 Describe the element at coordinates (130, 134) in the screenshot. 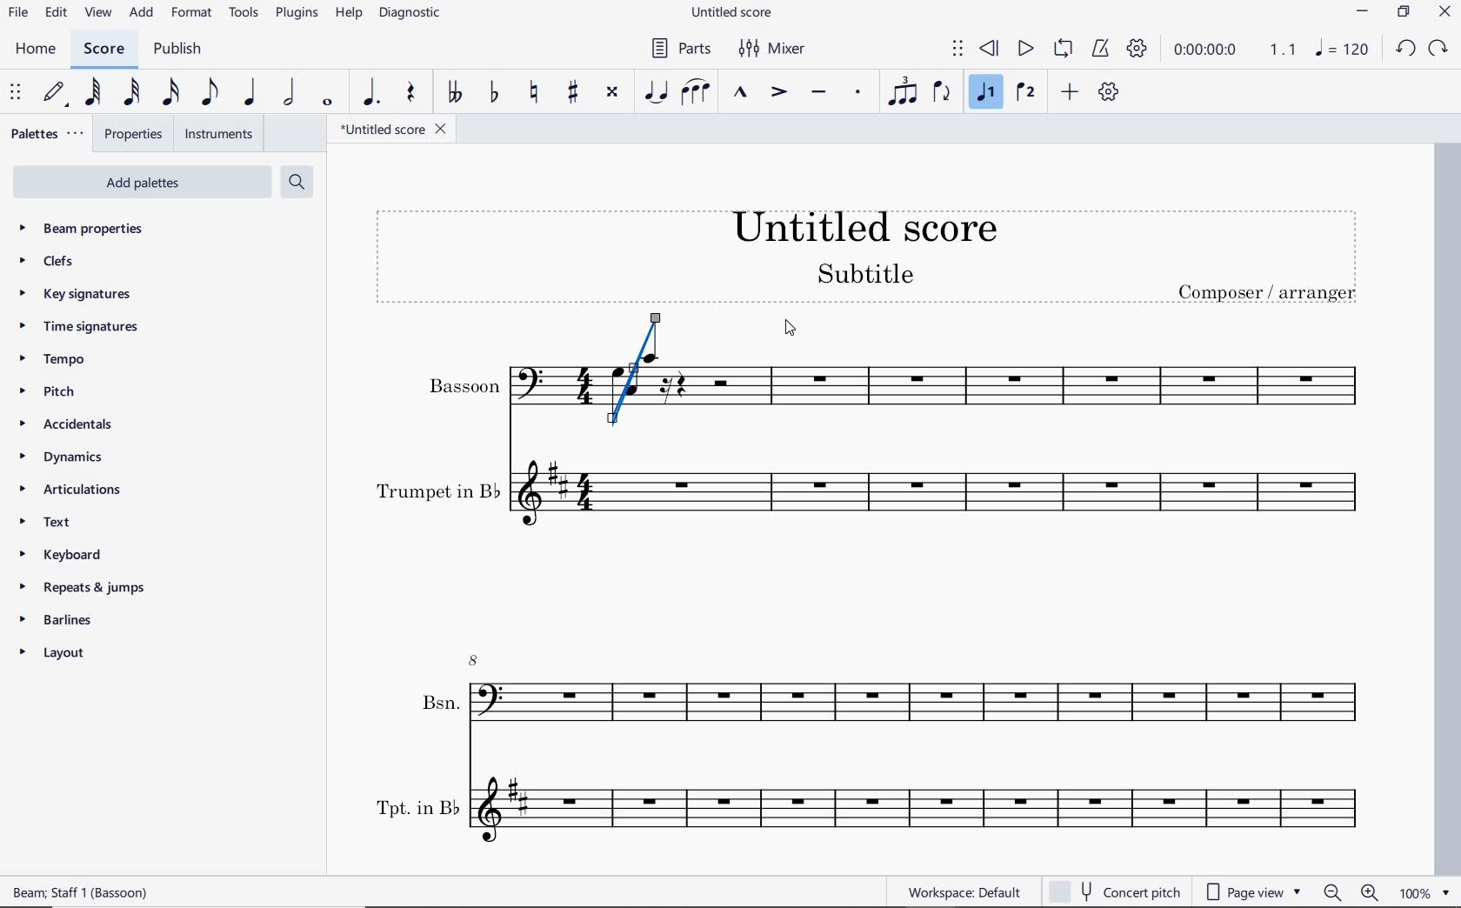

I see `properties` at that location.